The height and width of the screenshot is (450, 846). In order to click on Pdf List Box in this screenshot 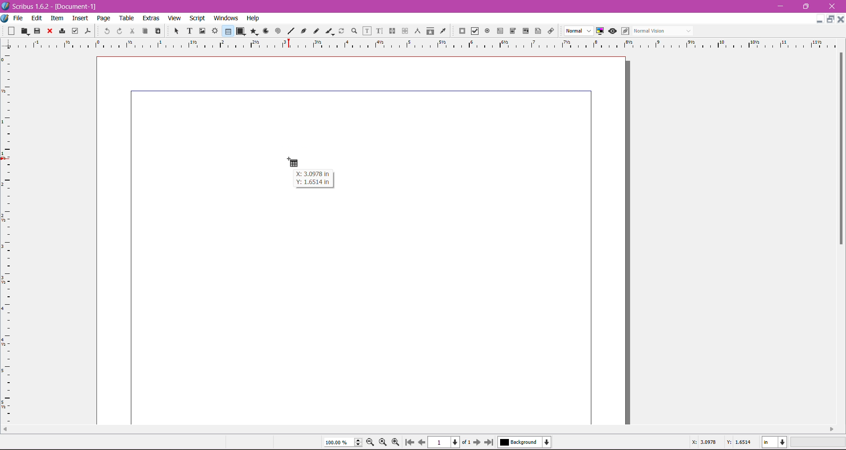, I will do `click(524, 31)`.